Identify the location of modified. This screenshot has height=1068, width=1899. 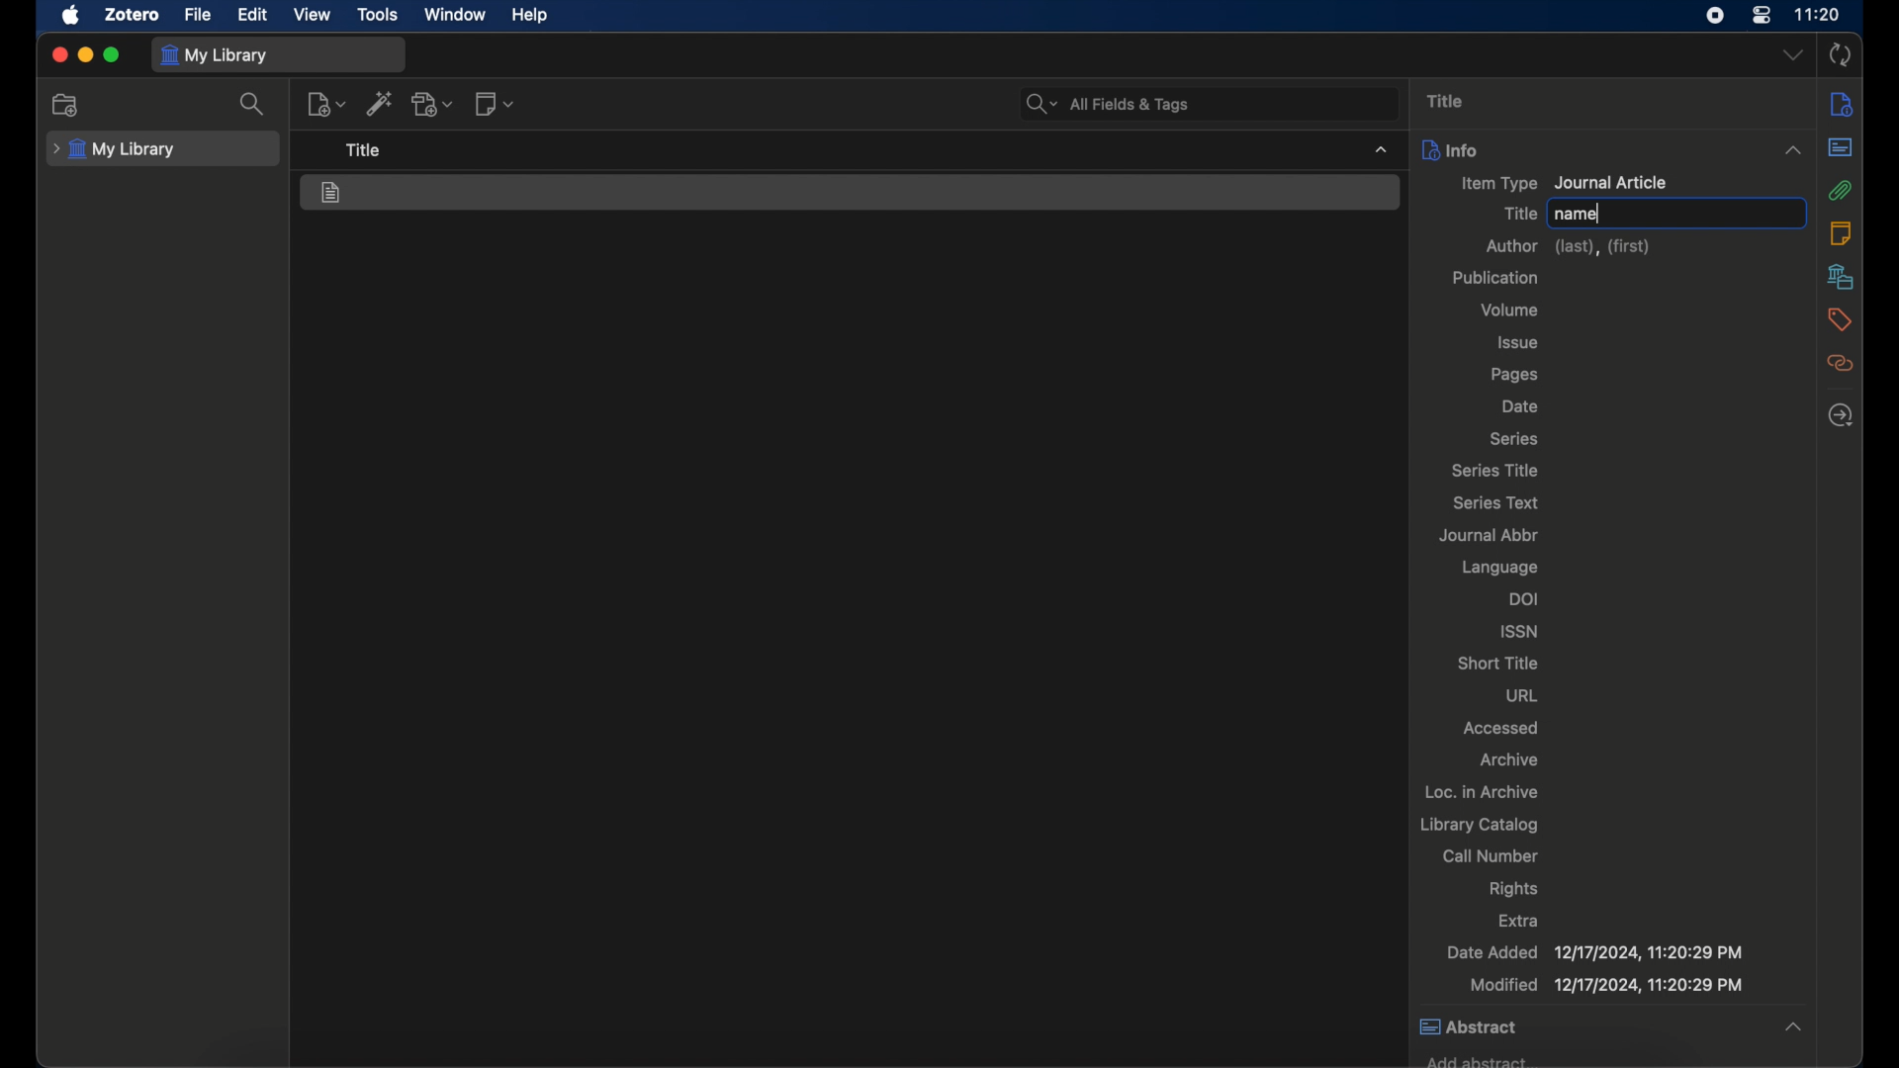
(1609, 984).